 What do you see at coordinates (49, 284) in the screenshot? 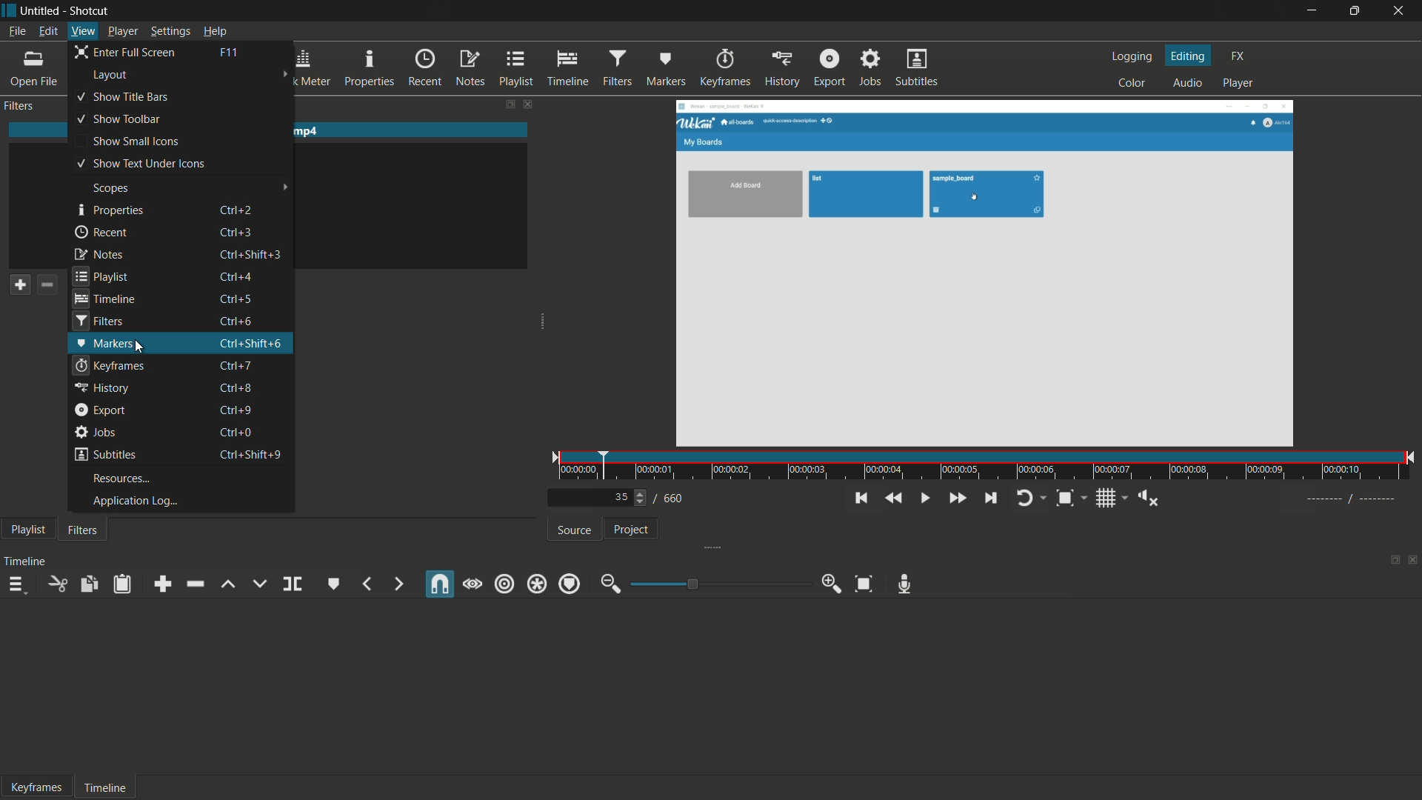
I see `remove a filter` at bounding box center [49, 284].